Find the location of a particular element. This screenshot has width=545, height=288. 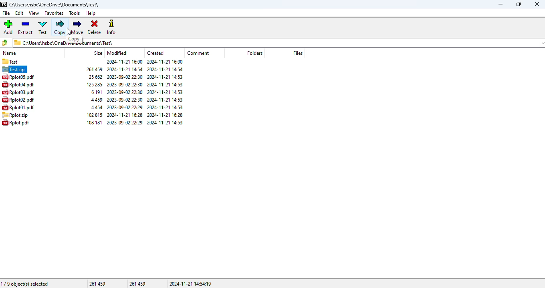

current folder is located at coordinates (278, 46).